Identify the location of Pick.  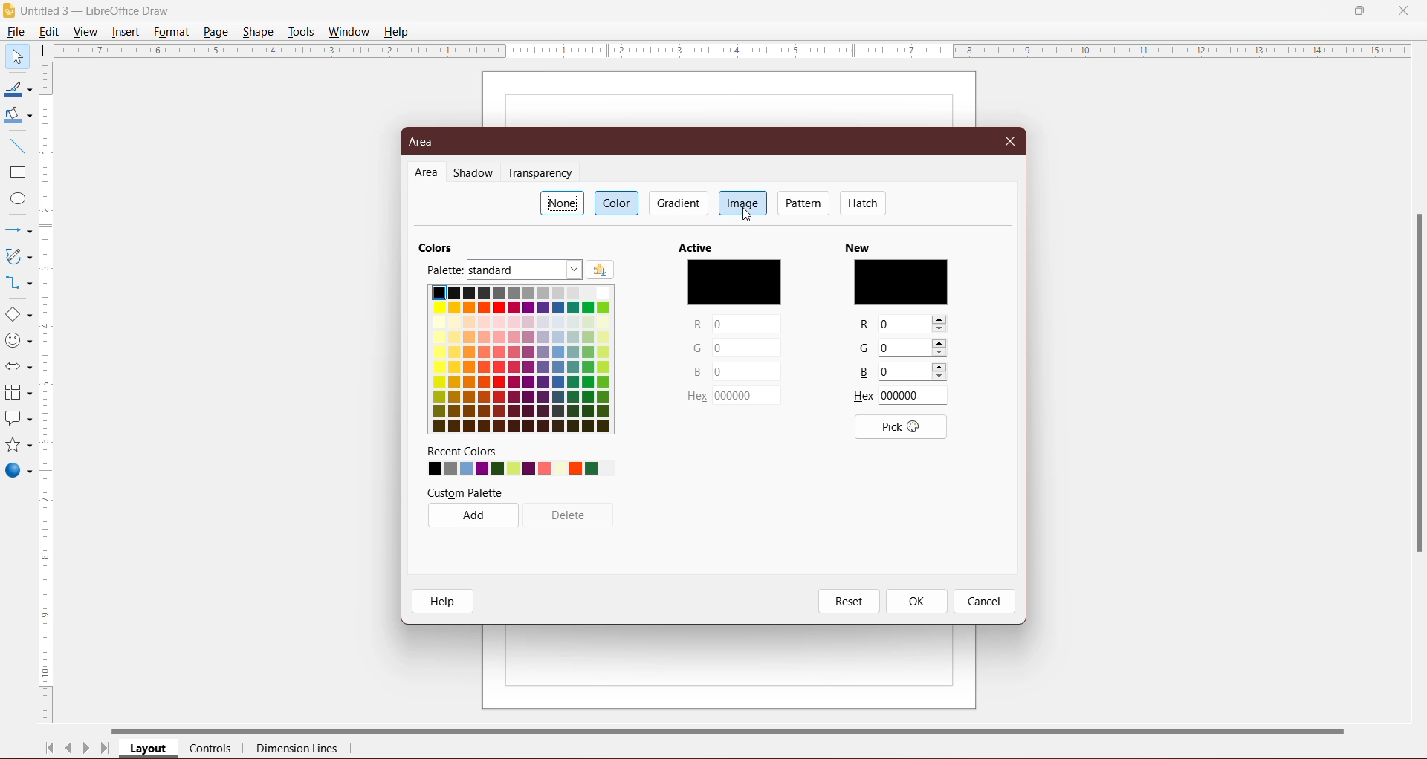
(900, 426).